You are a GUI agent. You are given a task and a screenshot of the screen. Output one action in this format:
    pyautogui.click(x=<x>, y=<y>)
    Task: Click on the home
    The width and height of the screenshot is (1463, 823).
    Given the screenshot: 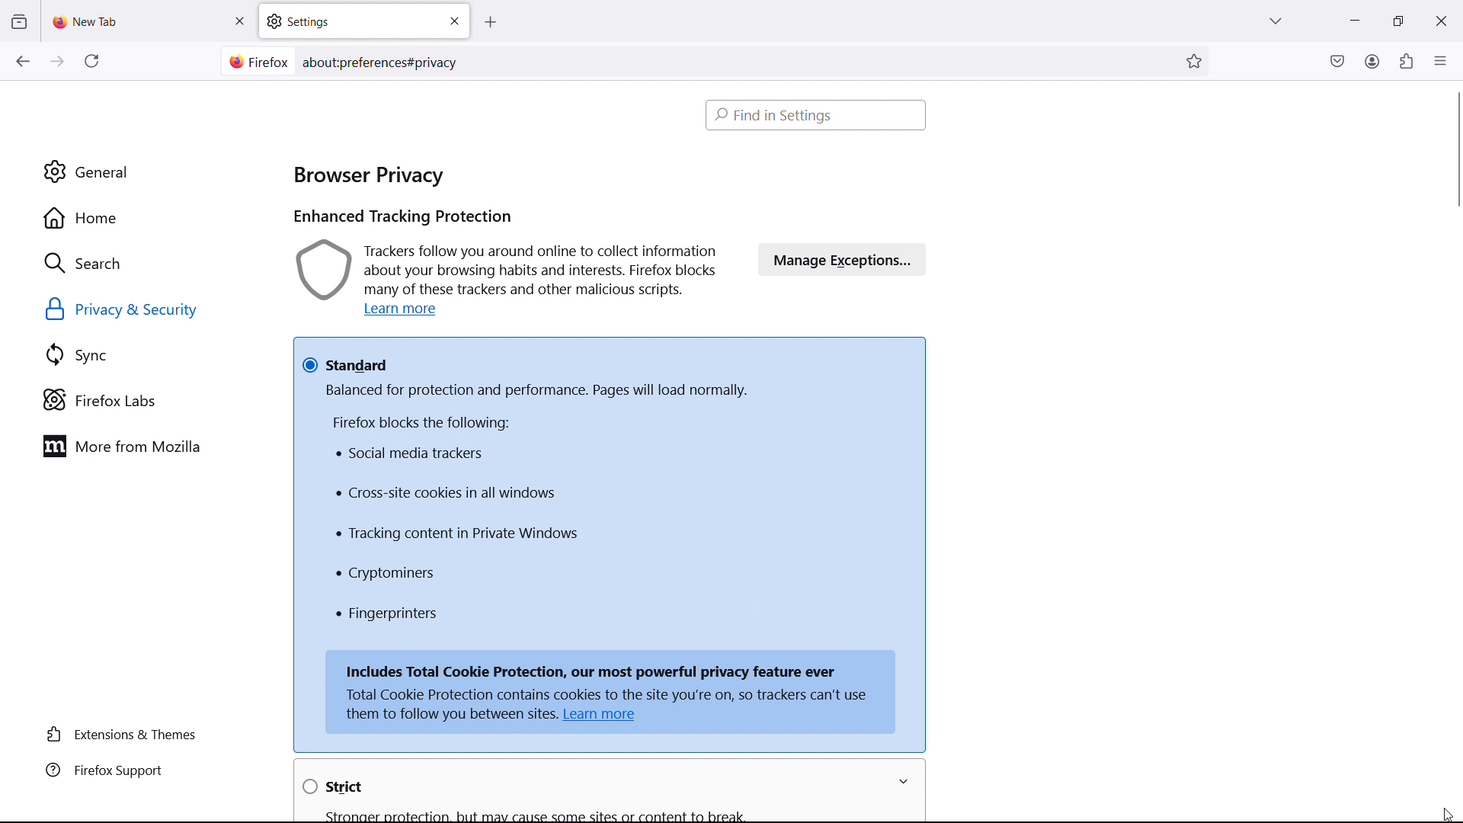 What is the action you would take?
    pyautogui.click(x=145, y=218)
    